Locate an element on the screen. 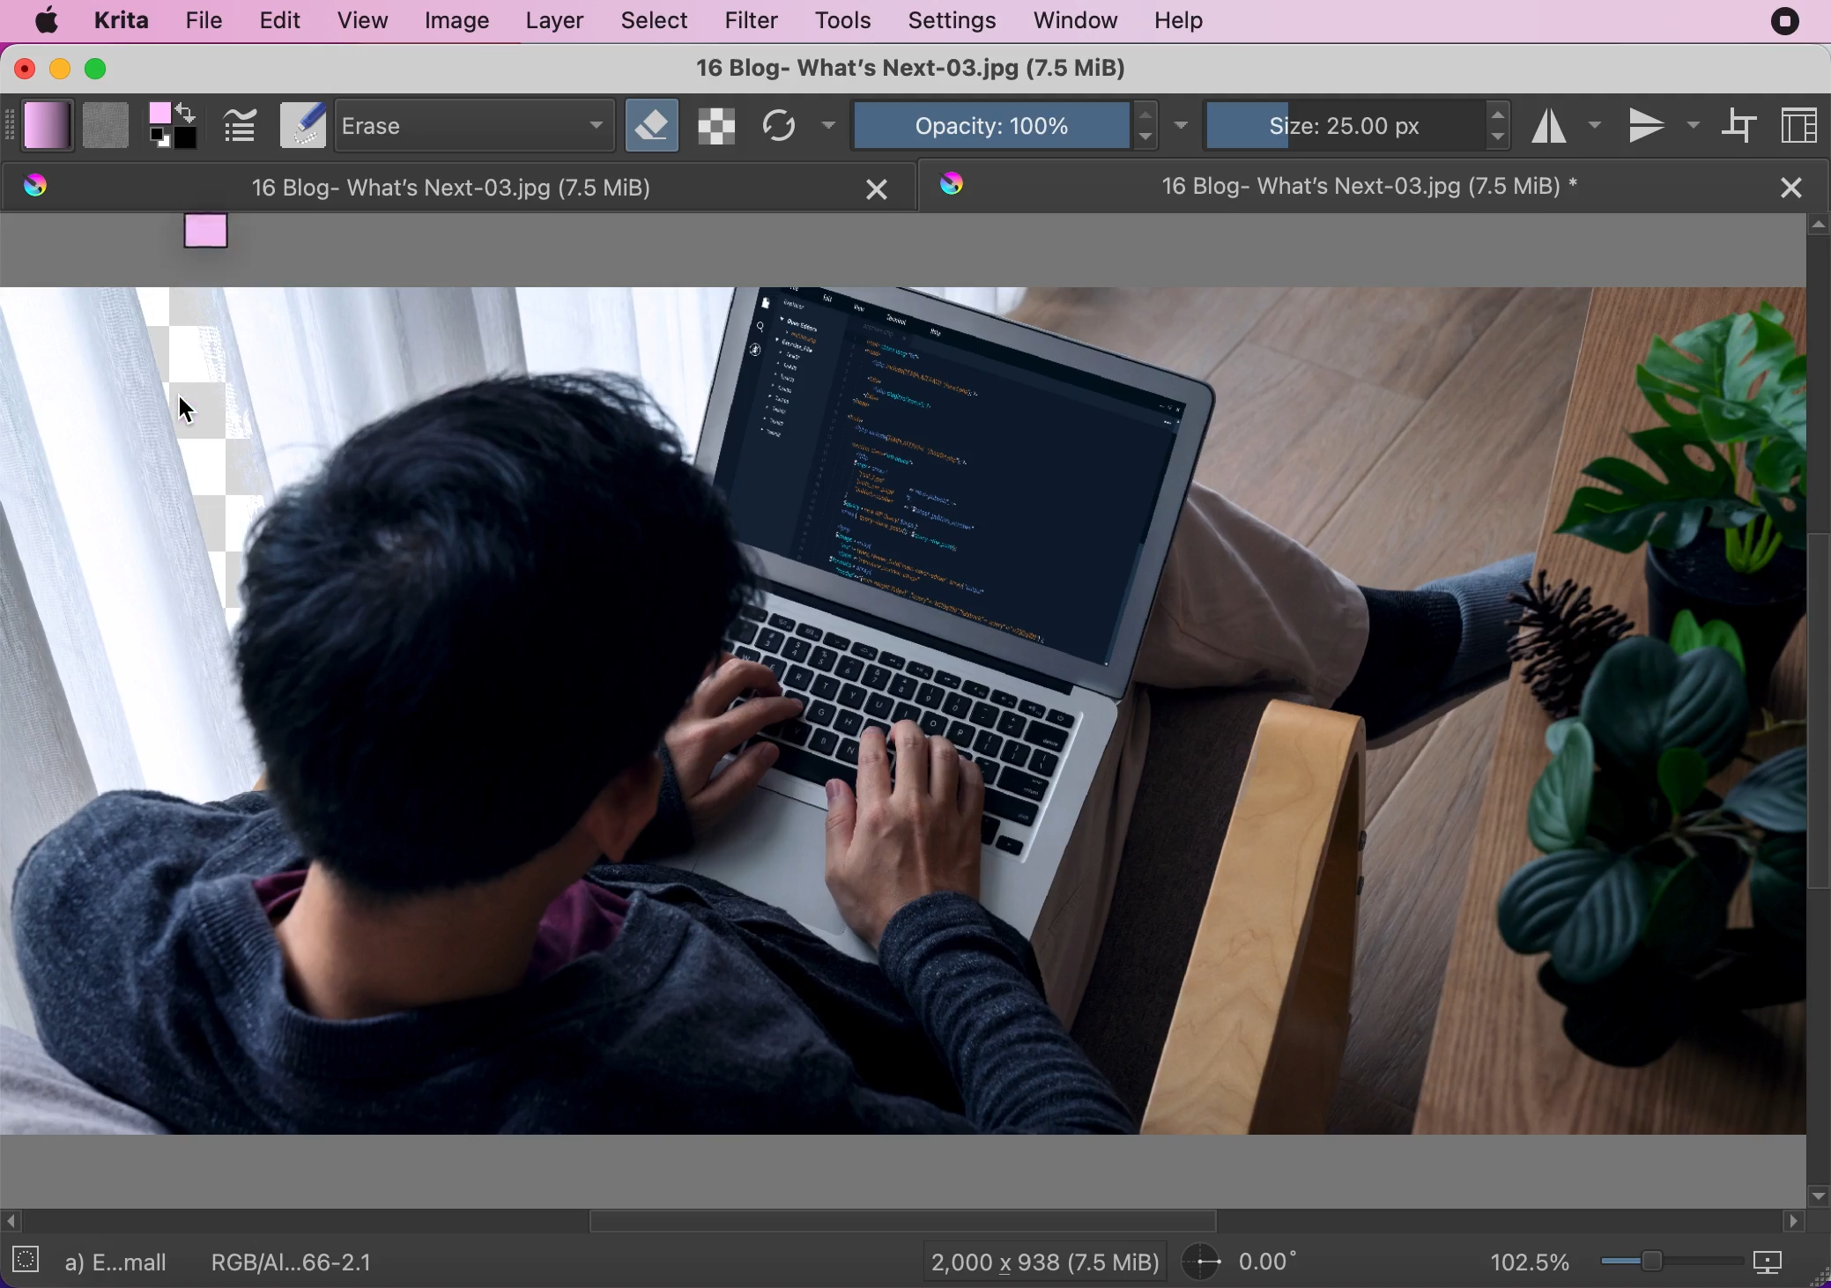 Image resolution: width=1831 pixels, height=1288 pixels. image is located at coordinates (463, 23).